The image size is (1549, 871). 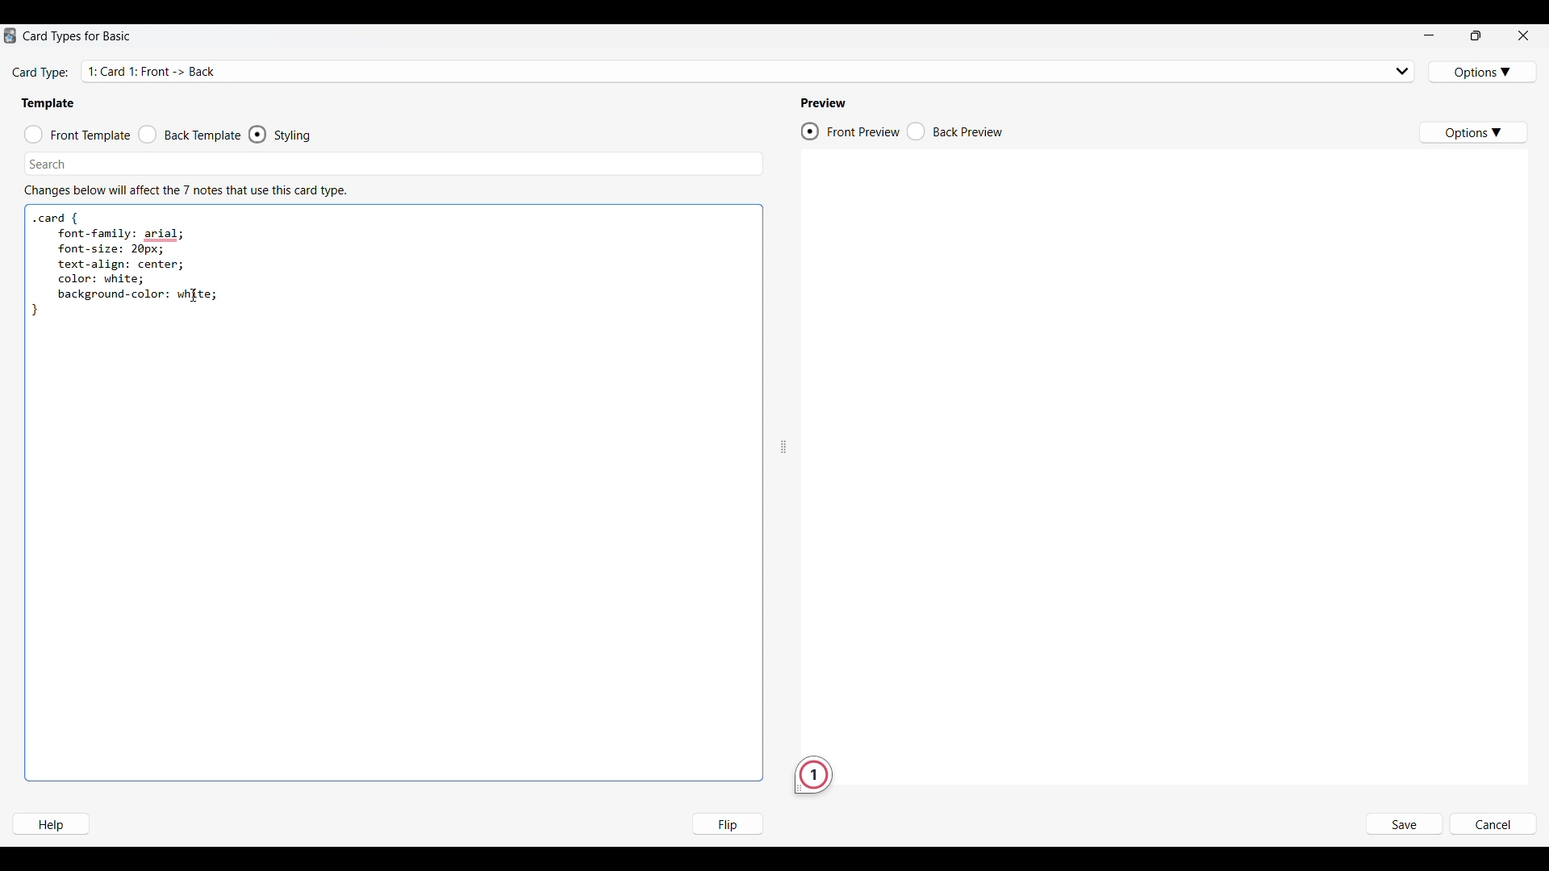 What do you see at coordinates (1221, 210) in the screenshot?
I see `Text in preview section changed` at bounding box center [1221, 210].